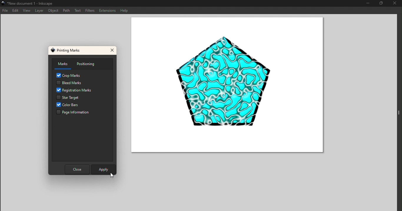 The height and width of the screenshot is (211, 402). What do you see at coordinates (394, 4) in the screenshot?
I see `Close` at bounding box center [394, 4].